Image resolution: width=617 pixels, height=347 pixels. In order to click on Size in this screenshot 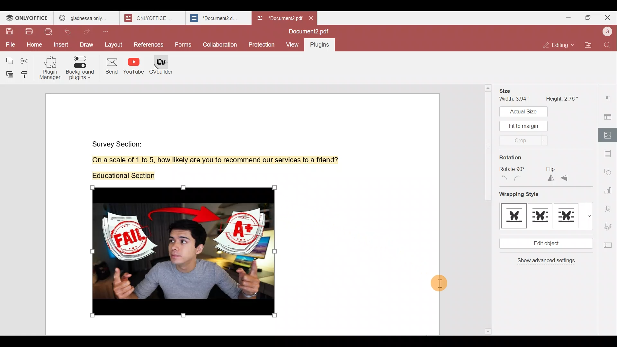, I will do `click(509, 90)`.